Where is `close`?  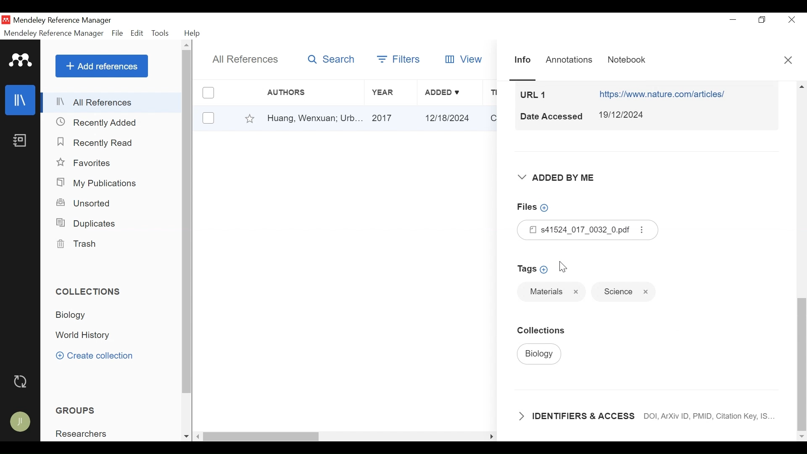
close is located at coordinates (646, 293).